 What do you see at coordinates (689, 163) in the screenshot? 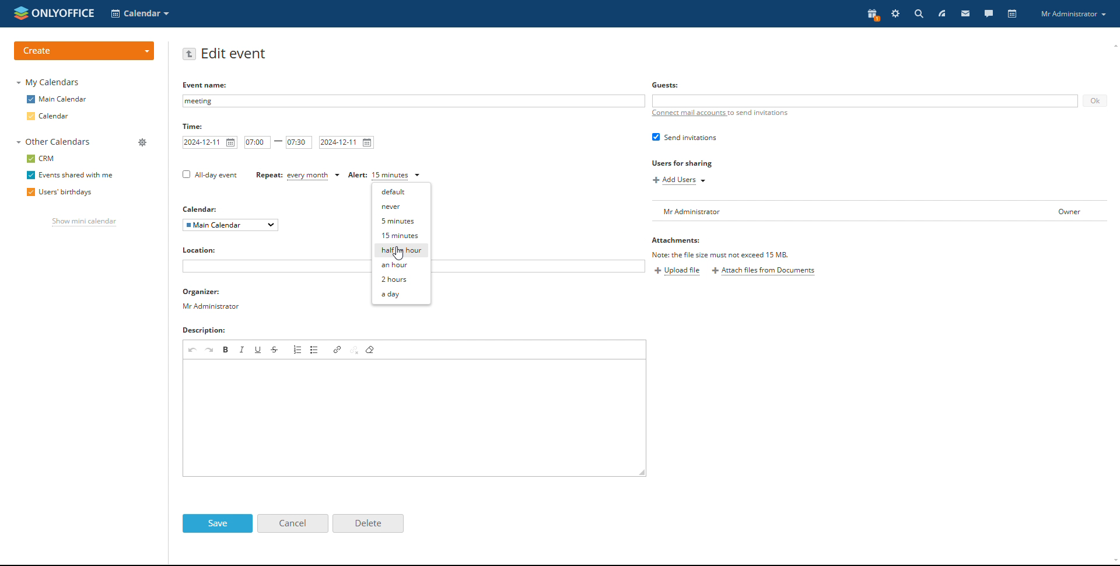
I see `Users for sharing` at bounding box center [689, 163].